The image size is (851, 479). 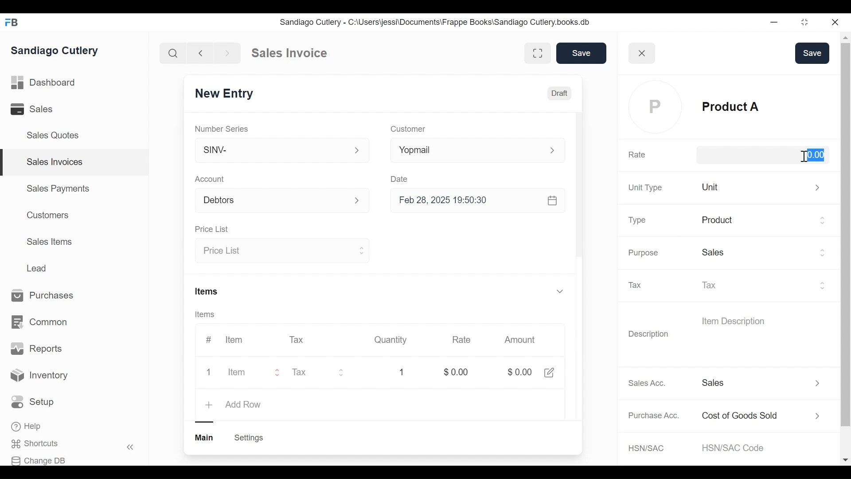 I want to click on Account, so click(x=211, y=179).